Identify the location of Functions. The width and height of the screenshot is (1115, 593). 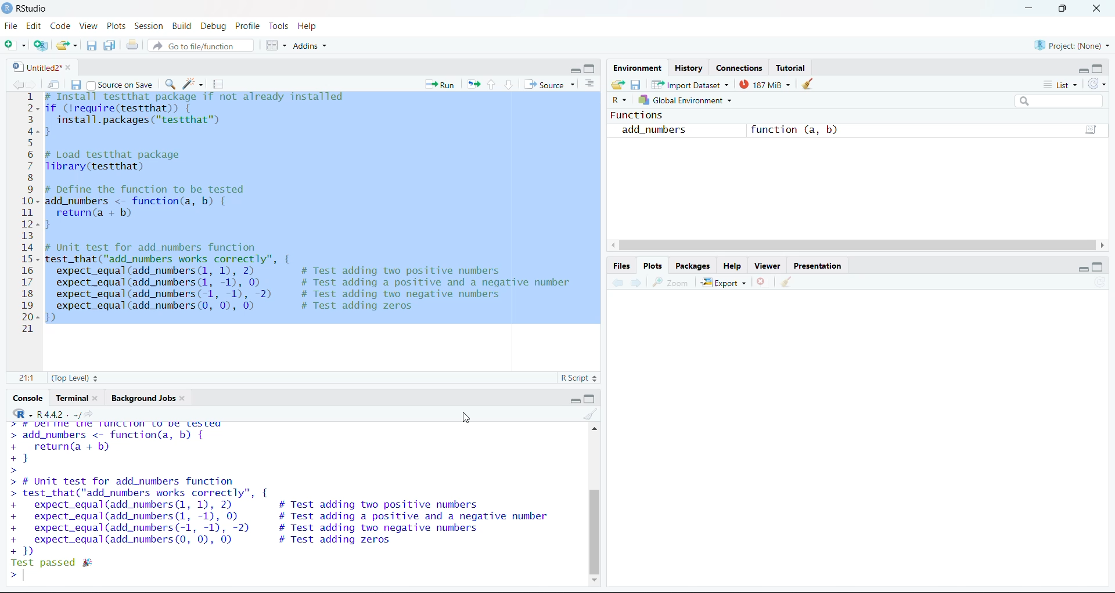
(637, 115).